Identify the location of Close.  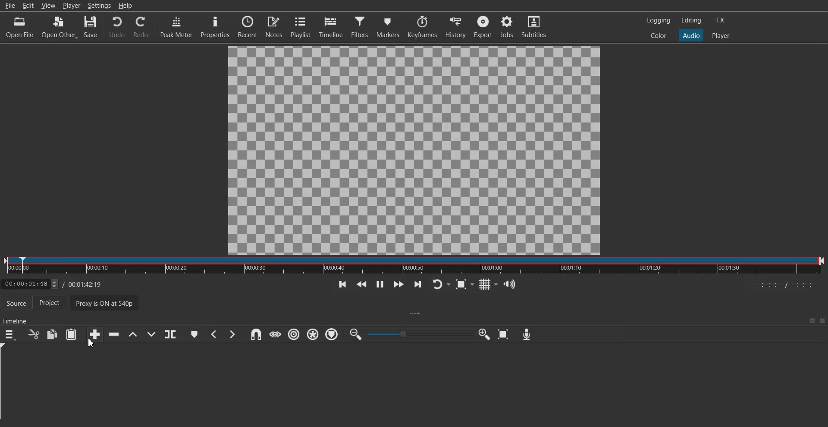
(822, 320).